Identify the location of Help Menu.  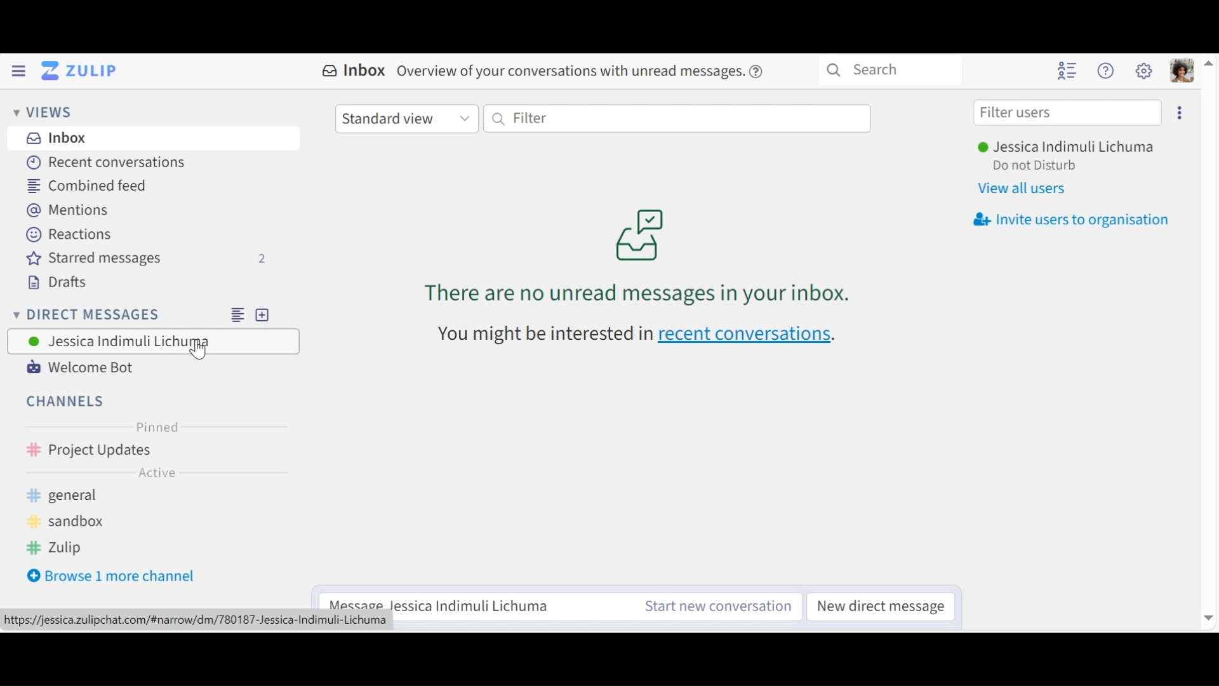
(1106, 70).